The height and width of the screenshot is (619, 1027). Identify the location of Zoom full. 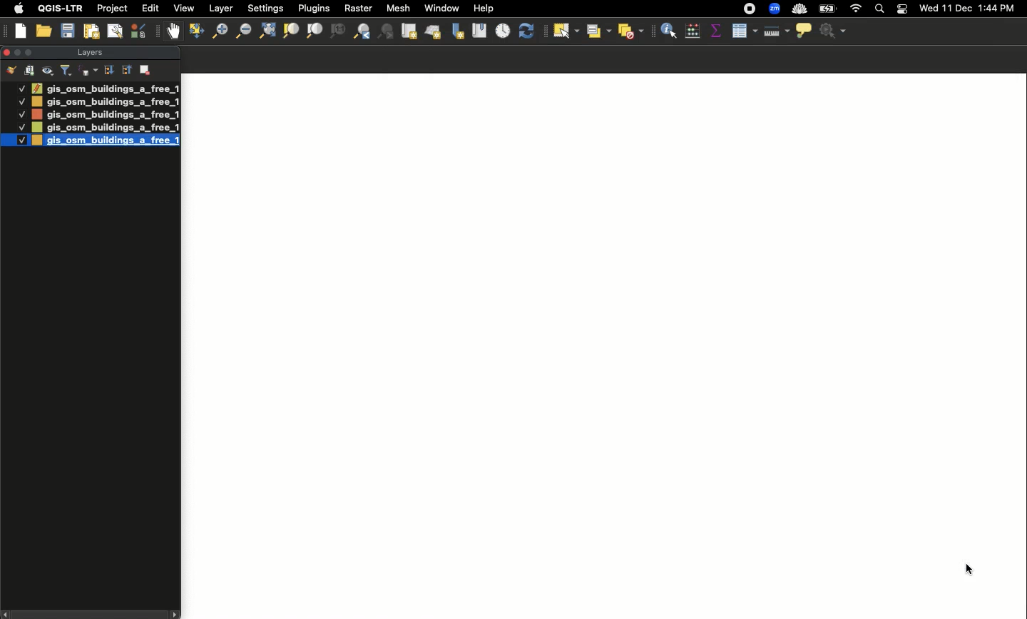
(266, 31).